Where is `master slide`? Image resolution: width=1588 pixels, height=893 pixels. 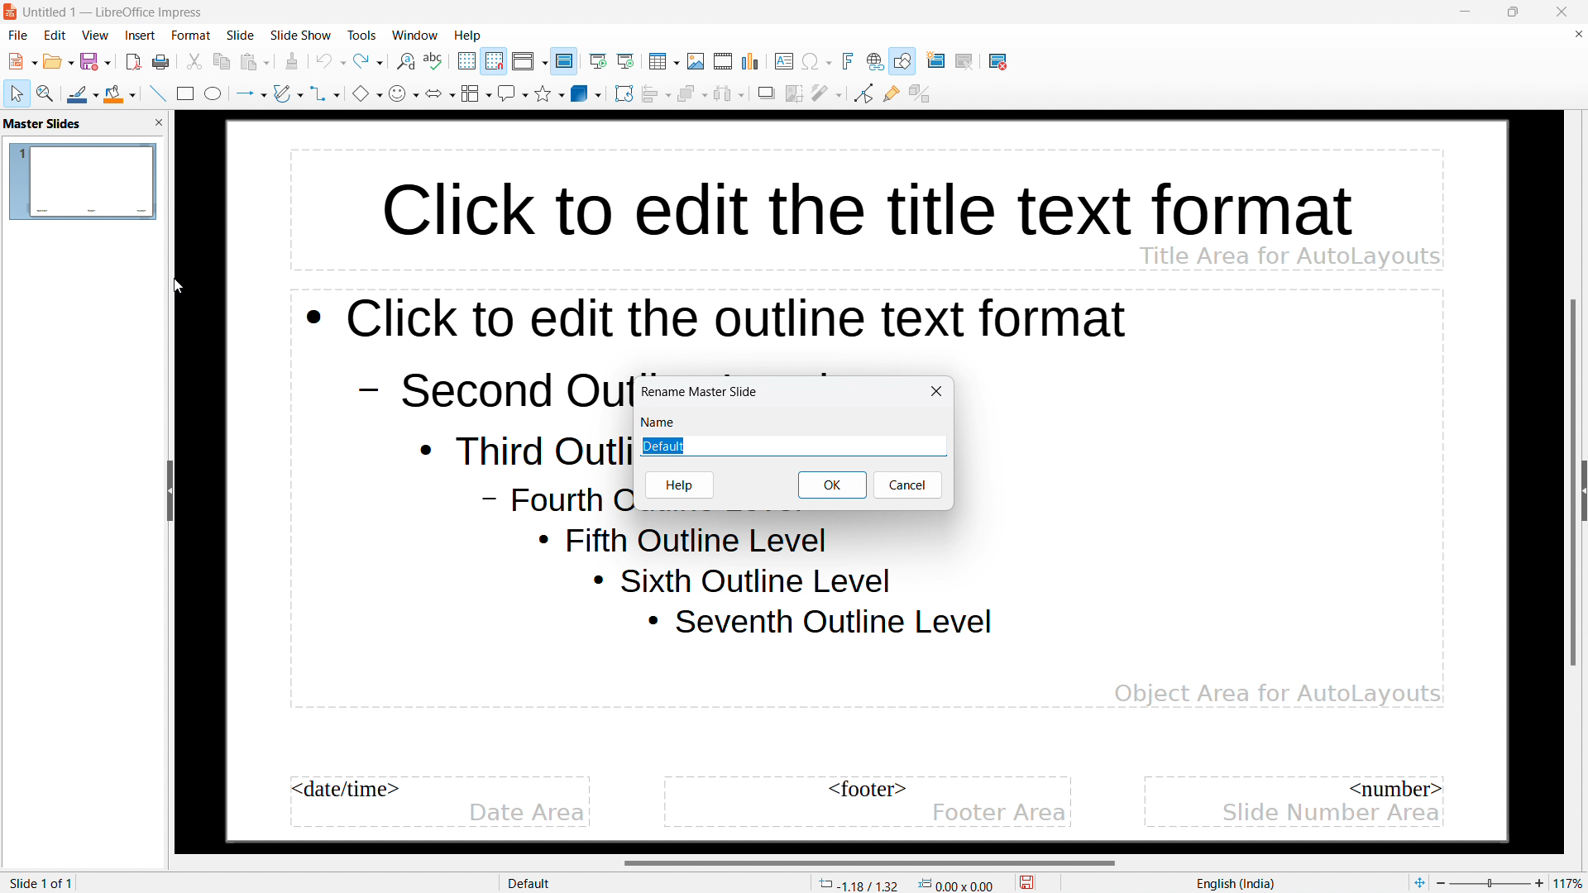 master slide is located at coordinates (565, 61).